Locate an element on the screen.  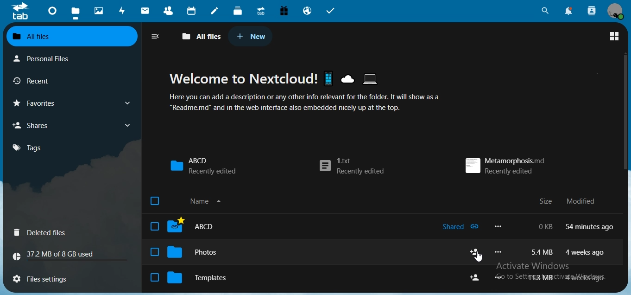
files is located at coordinates (76, 14).